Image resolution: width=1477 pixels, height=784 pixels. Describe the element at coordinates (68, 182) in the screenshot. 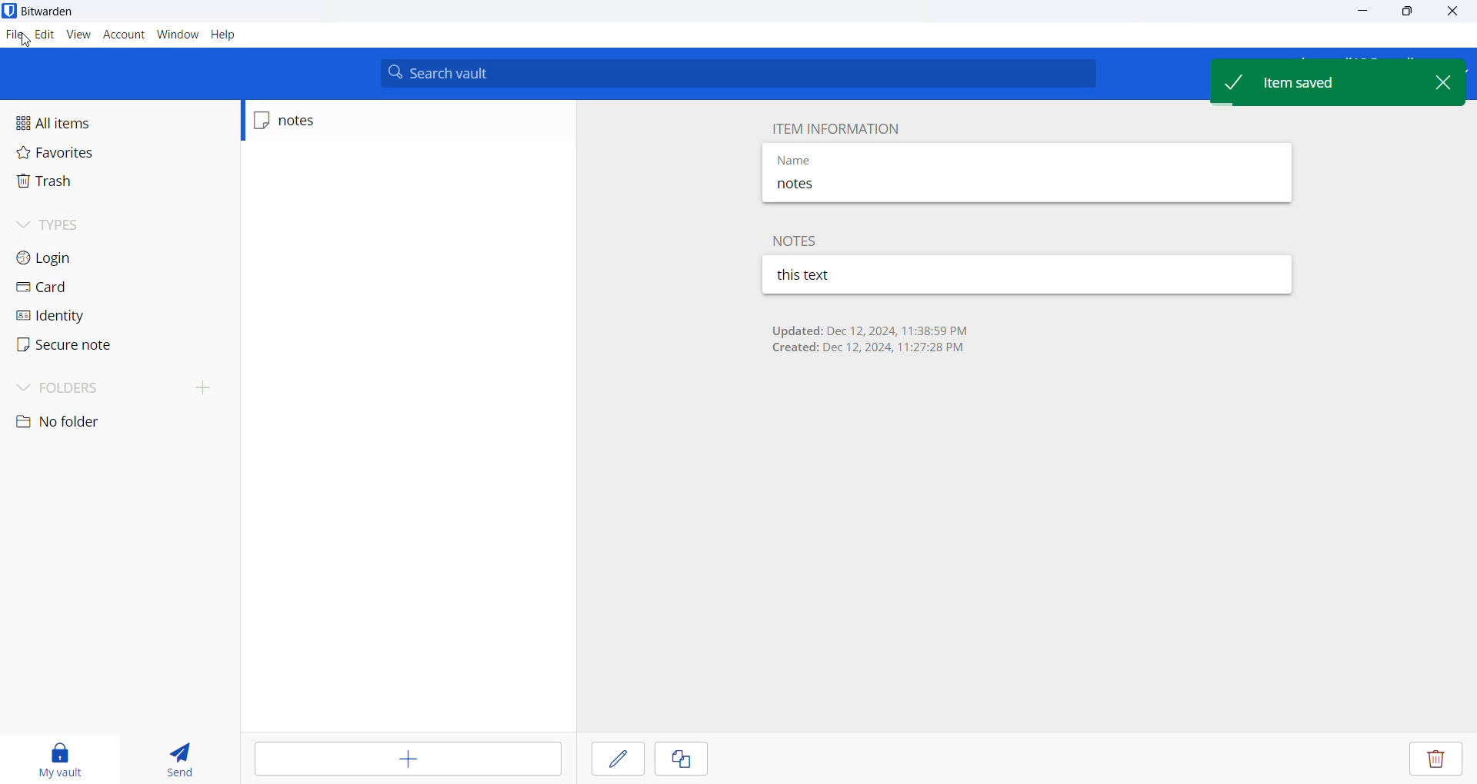

I see `trash` at that location.